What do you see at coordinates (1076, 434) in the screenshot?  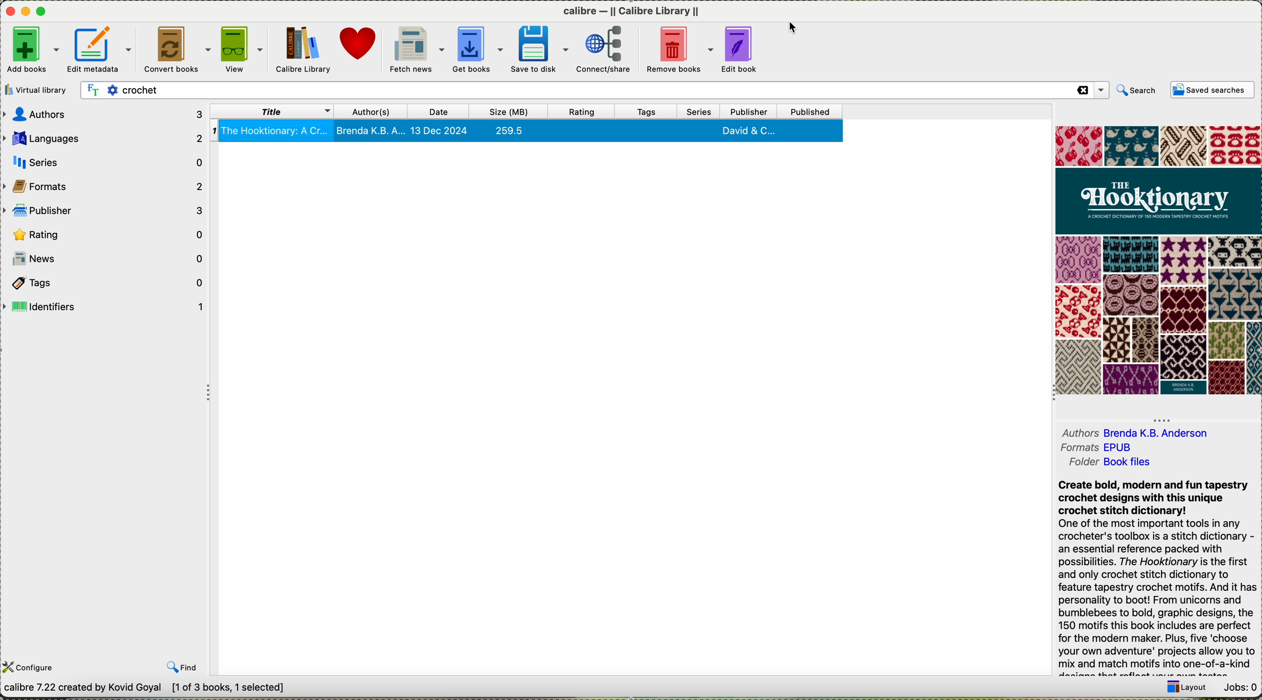 I see `authors` at bounding box center [1076, 434].